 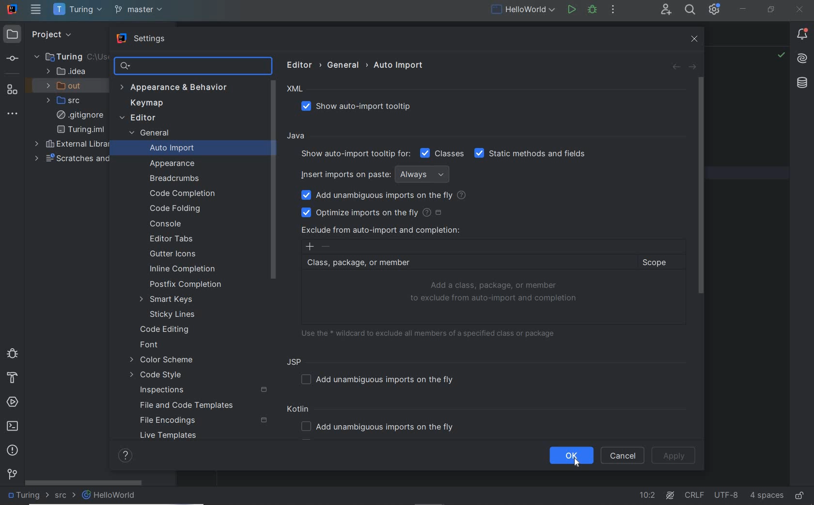 I want to click on general, so click(x=345, y=65).